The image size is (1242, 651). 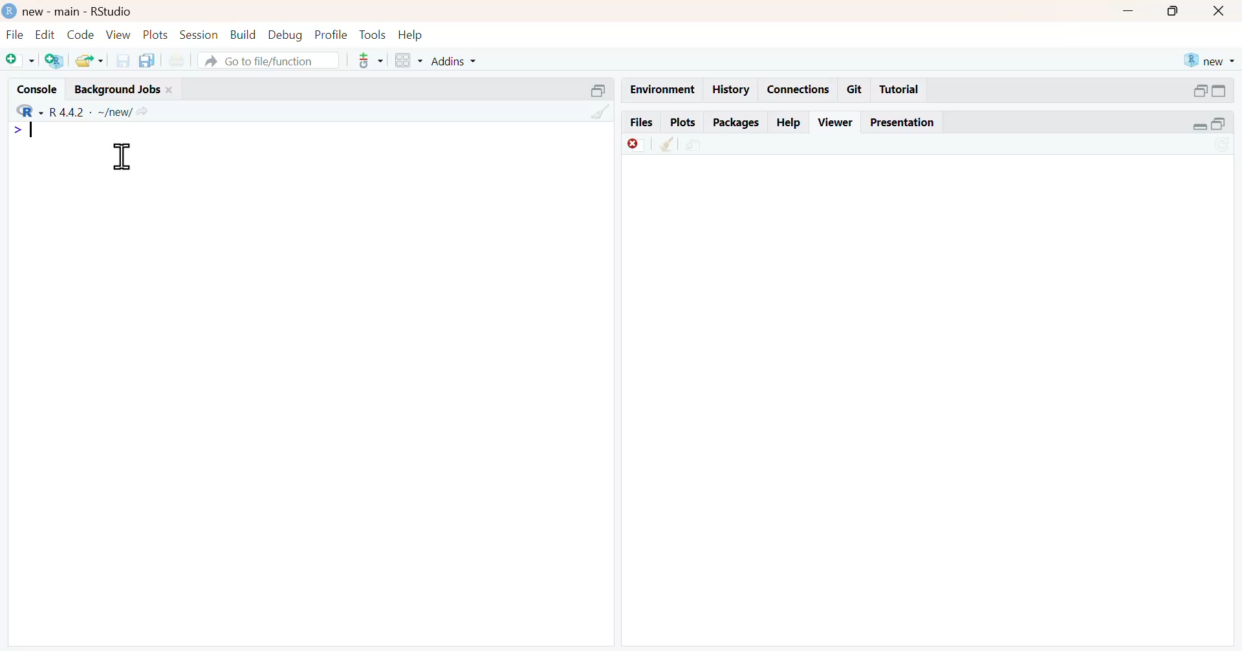 What do you see at coordinates (173, 89) in the screenshot?
I see `close` at bounding box center [173, 89].